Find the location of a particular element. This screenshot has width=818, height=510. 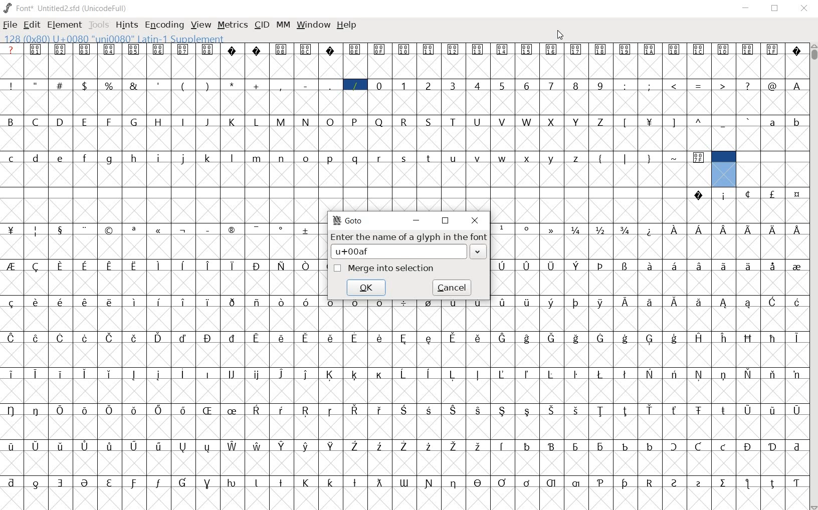

| is located at coordinates (627, 158).